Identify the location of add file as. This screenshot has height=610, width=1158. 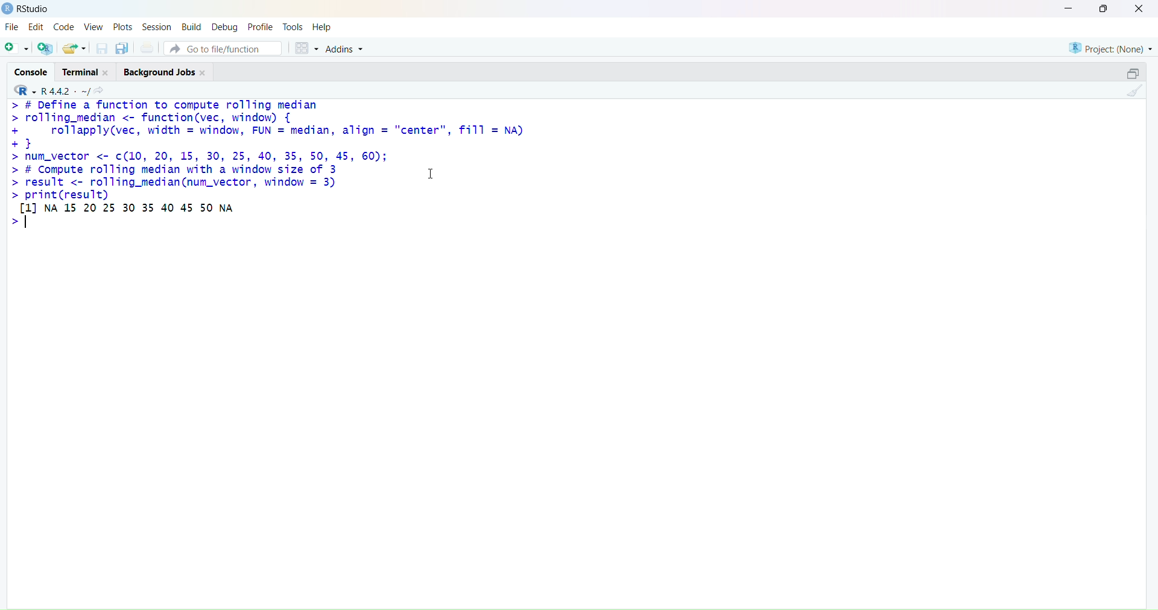
(17, 48).